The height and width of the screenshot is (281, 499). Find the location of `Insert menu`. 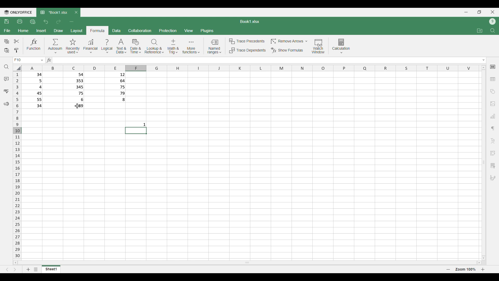

Insert menu is located at coordinates (41, 31).